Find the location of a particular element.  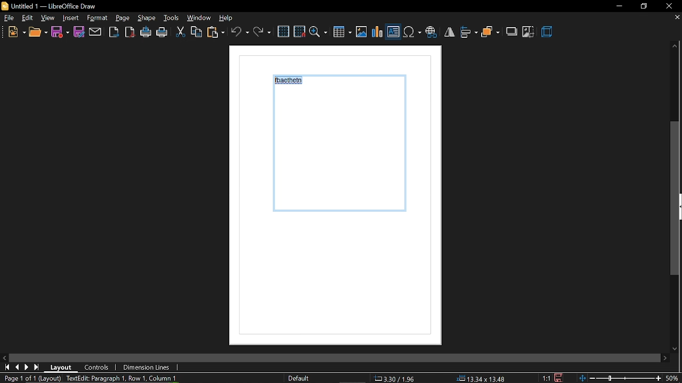

Insert symbol is located at coordinates (412, 32).